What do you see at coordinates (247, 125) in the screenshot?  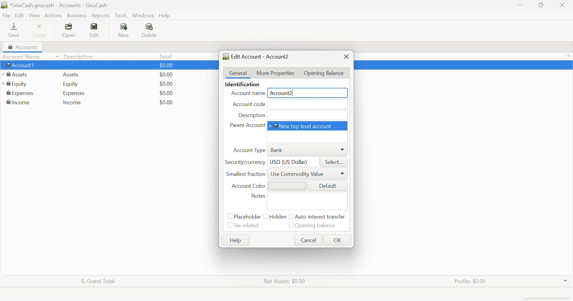 I see `Parent Account` at bounding box center [247, 125].